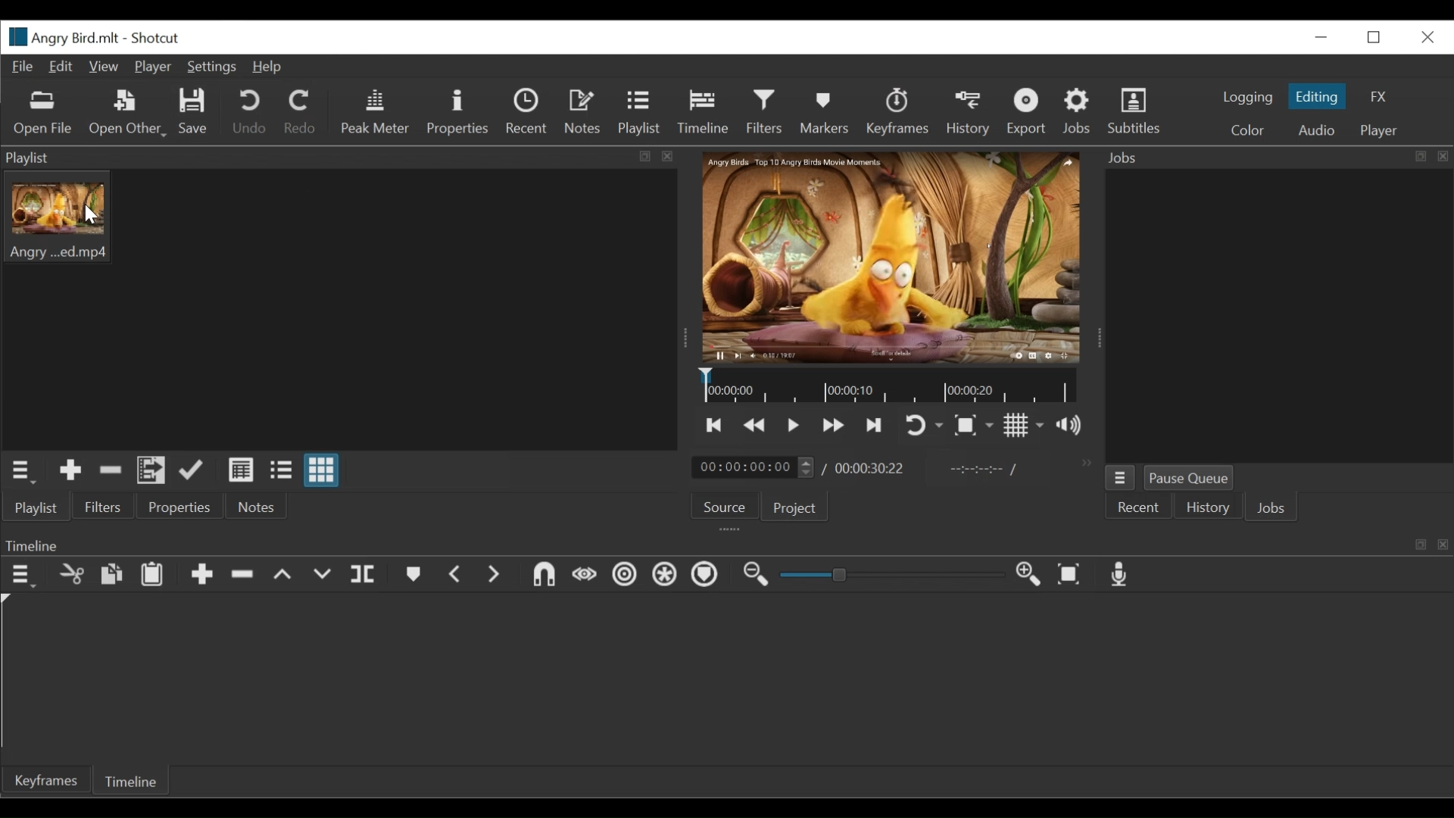 The height and width of the screenshot is (818, 1454). Describe the element at coordinates (1378, 95) in the screenshot. I see `FX` at that location.